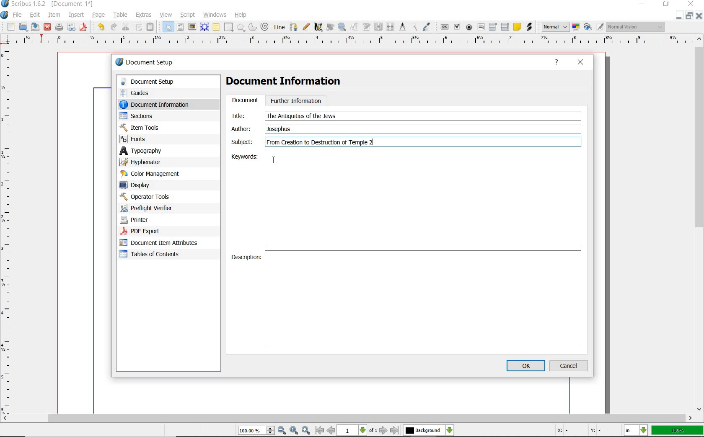 This screenshot has height=437, width=704. I want to click on scrollbar, so click(700, 224).